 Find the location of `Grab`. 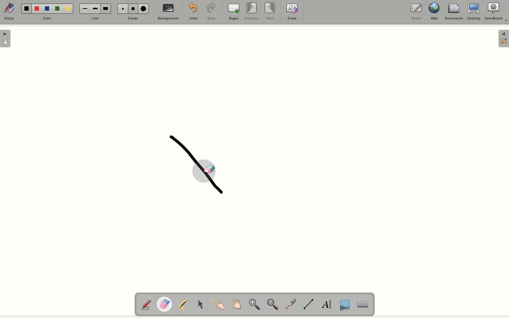

Grab is located at coordinates (236, 305).